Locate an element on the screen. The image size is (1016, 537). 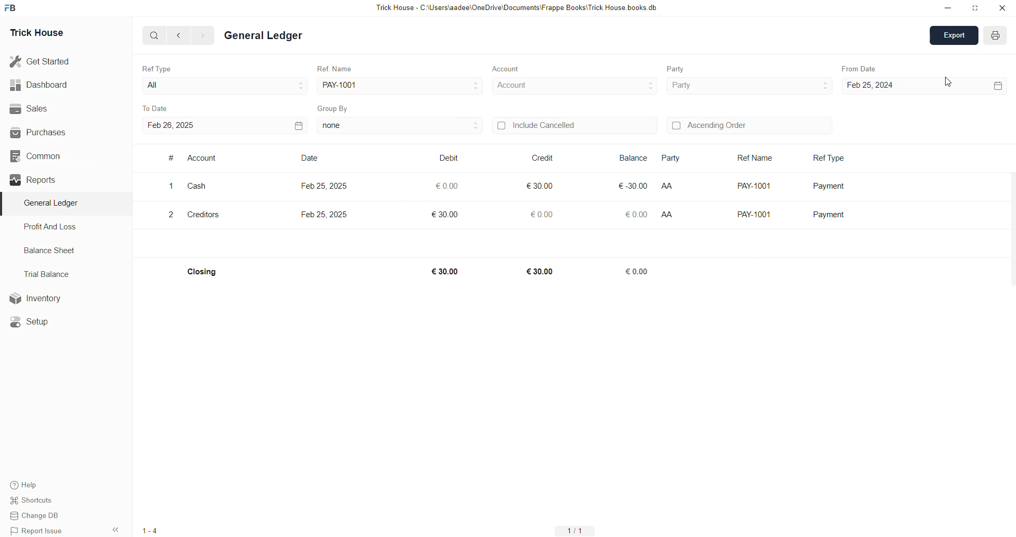
Include Cancelled is located at coordinates (576, 125).